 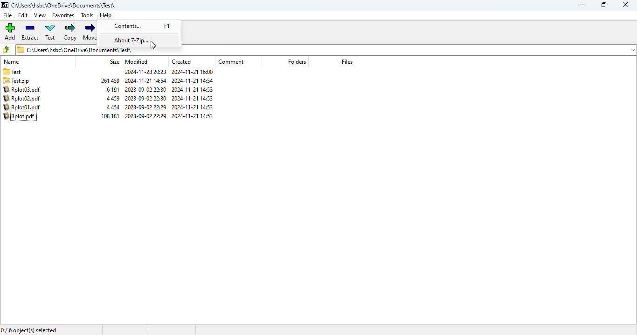 I want to click on 2024-11-21 14:53, so click(x=193, y=99).